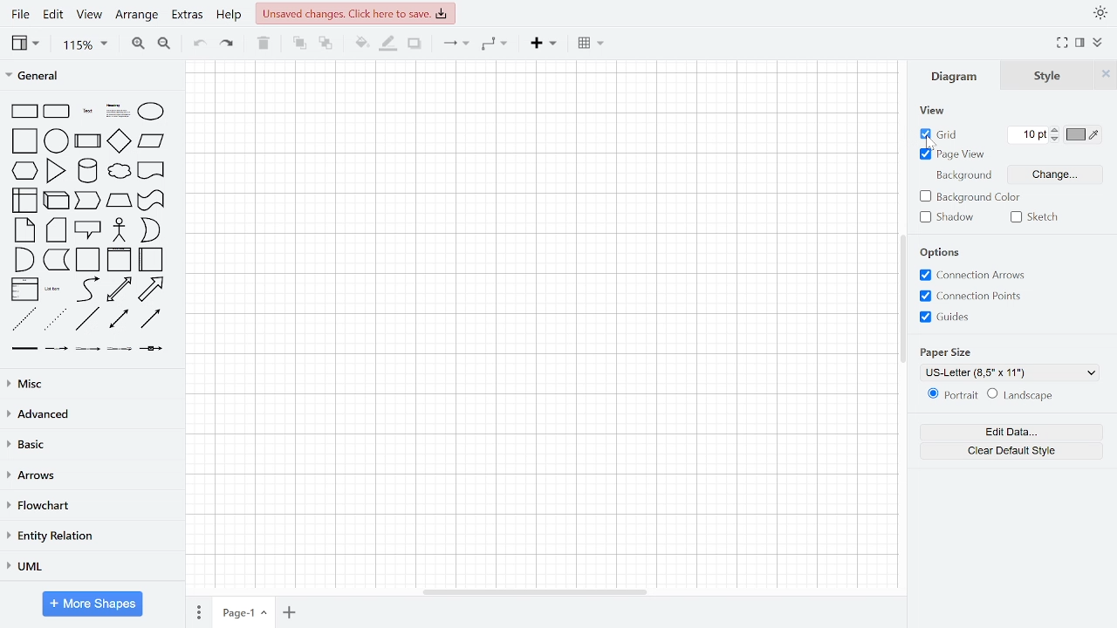  I want to click on help, so click(232, 16).